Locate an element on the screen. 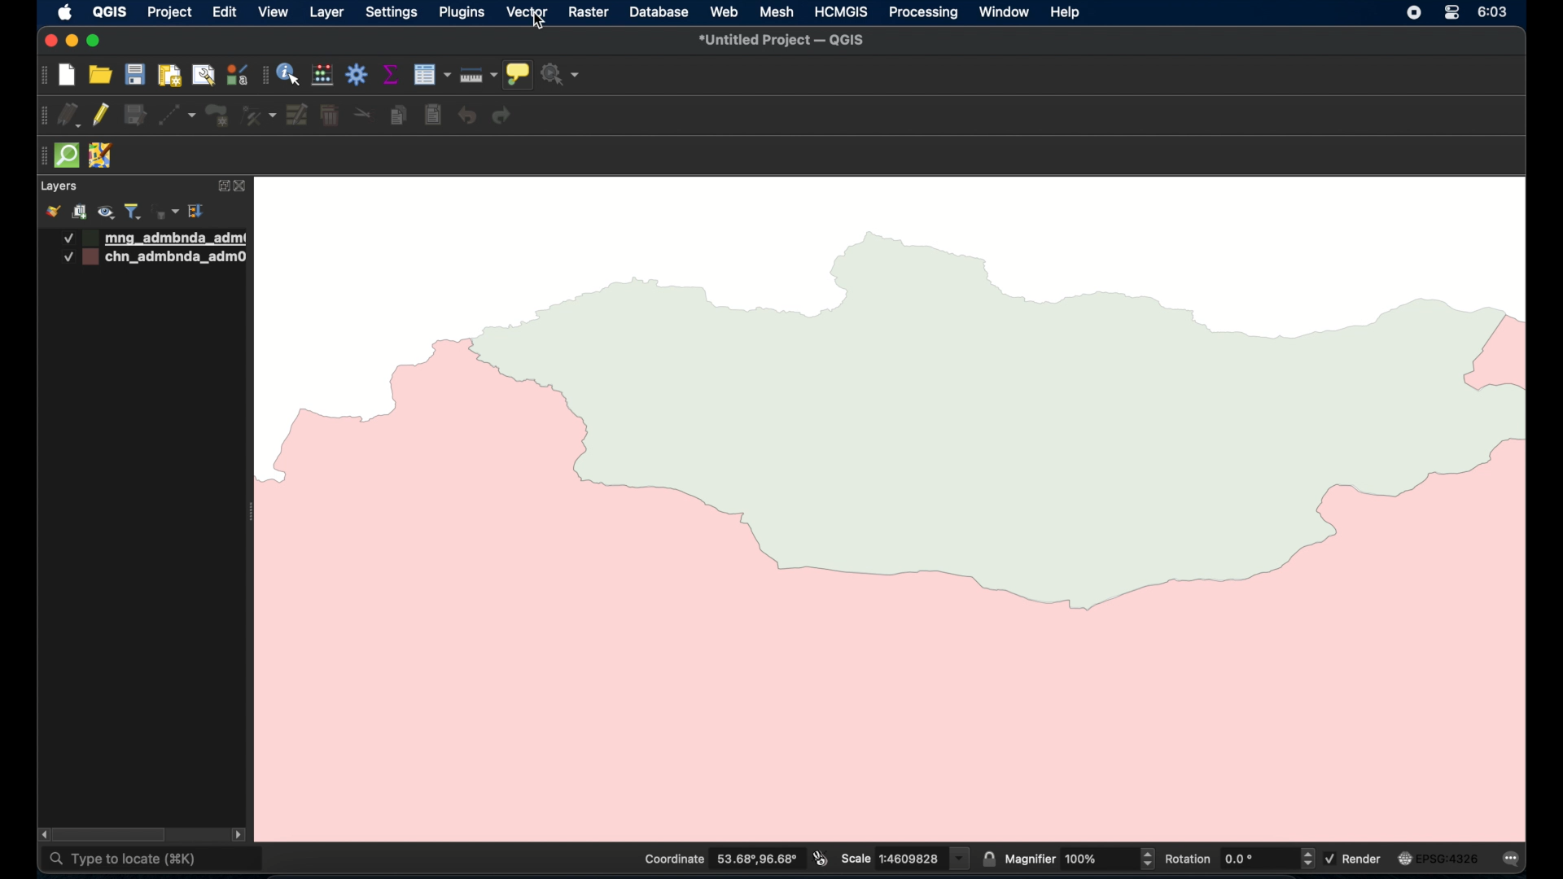  save project is located at coordinates (134, 74).